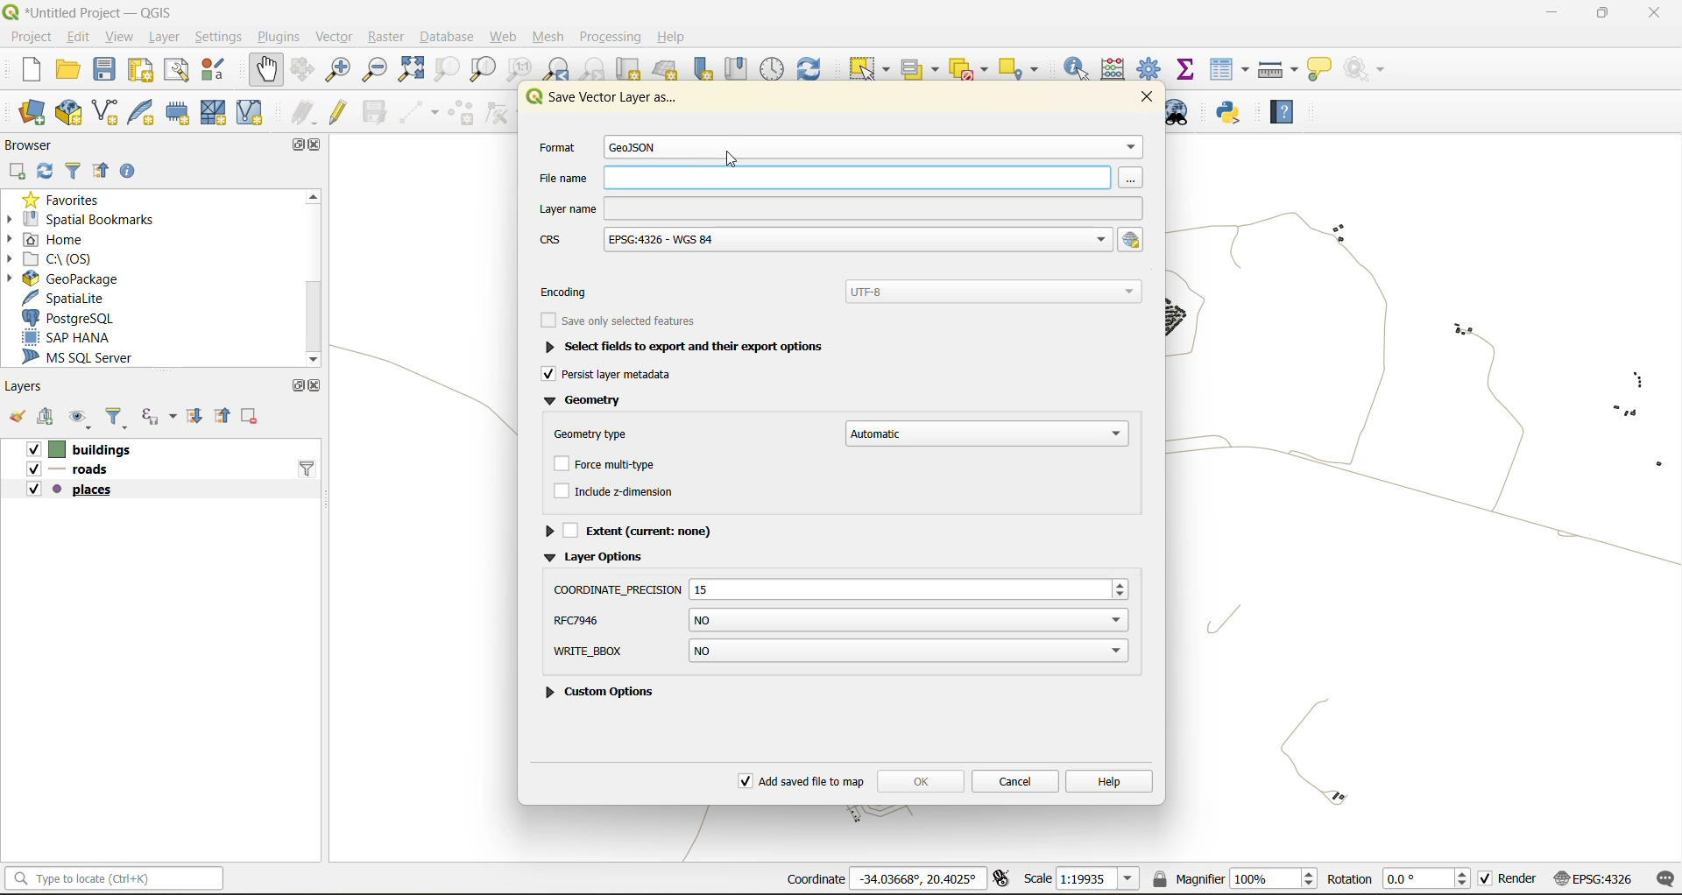 The height and width of the screenshot is (895, 1682). Describe the element at coordinates (1372, 70) in the screenshot. I see `no action` at that location.